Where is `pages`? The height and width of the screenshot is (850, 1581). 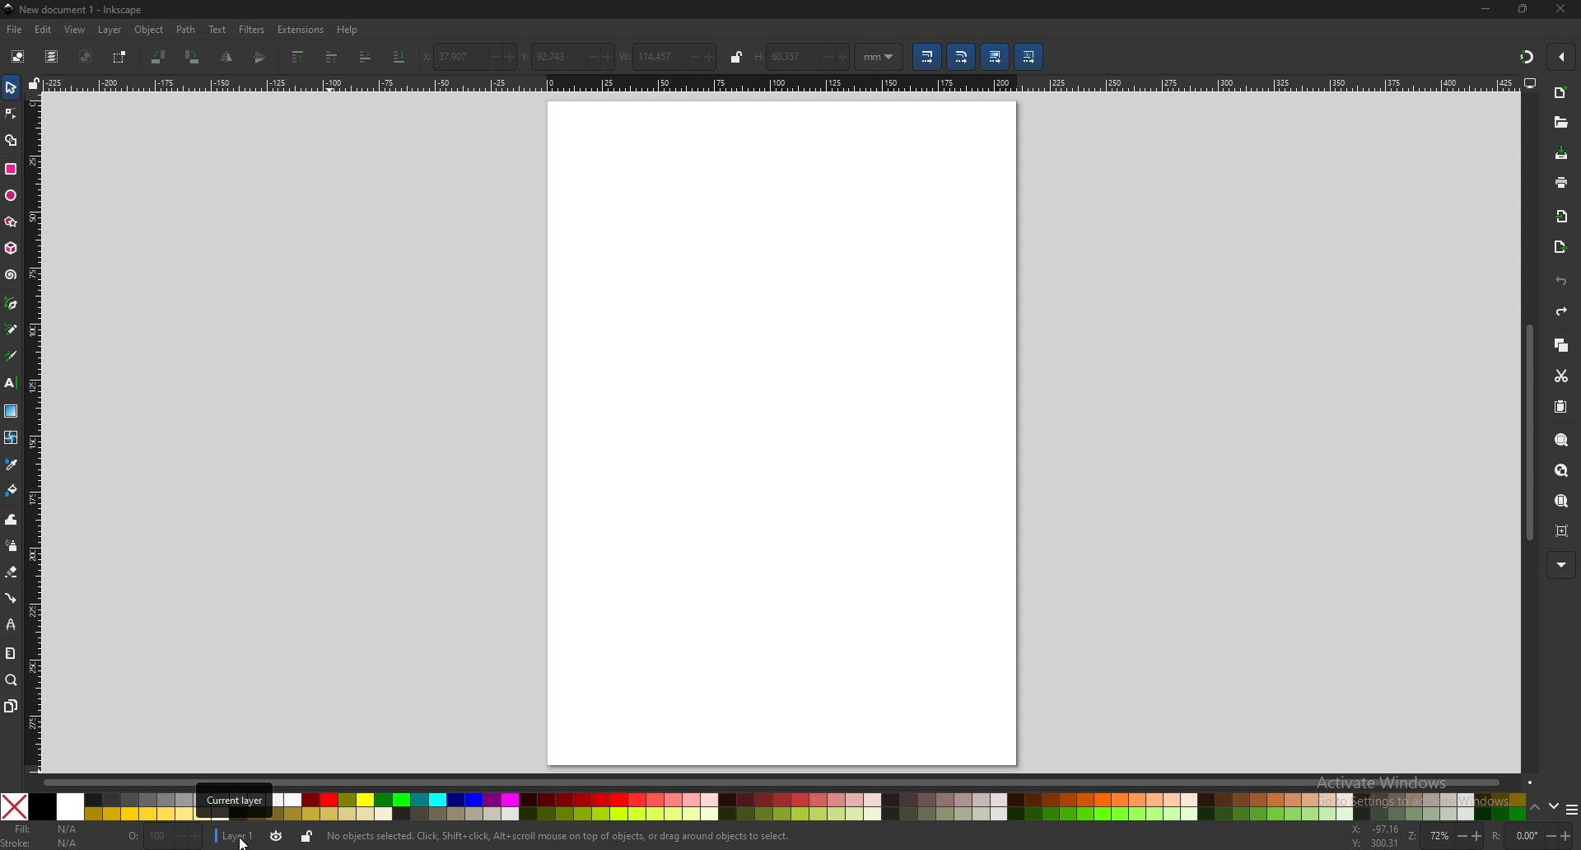
pages is located at coordinates (11, 705).